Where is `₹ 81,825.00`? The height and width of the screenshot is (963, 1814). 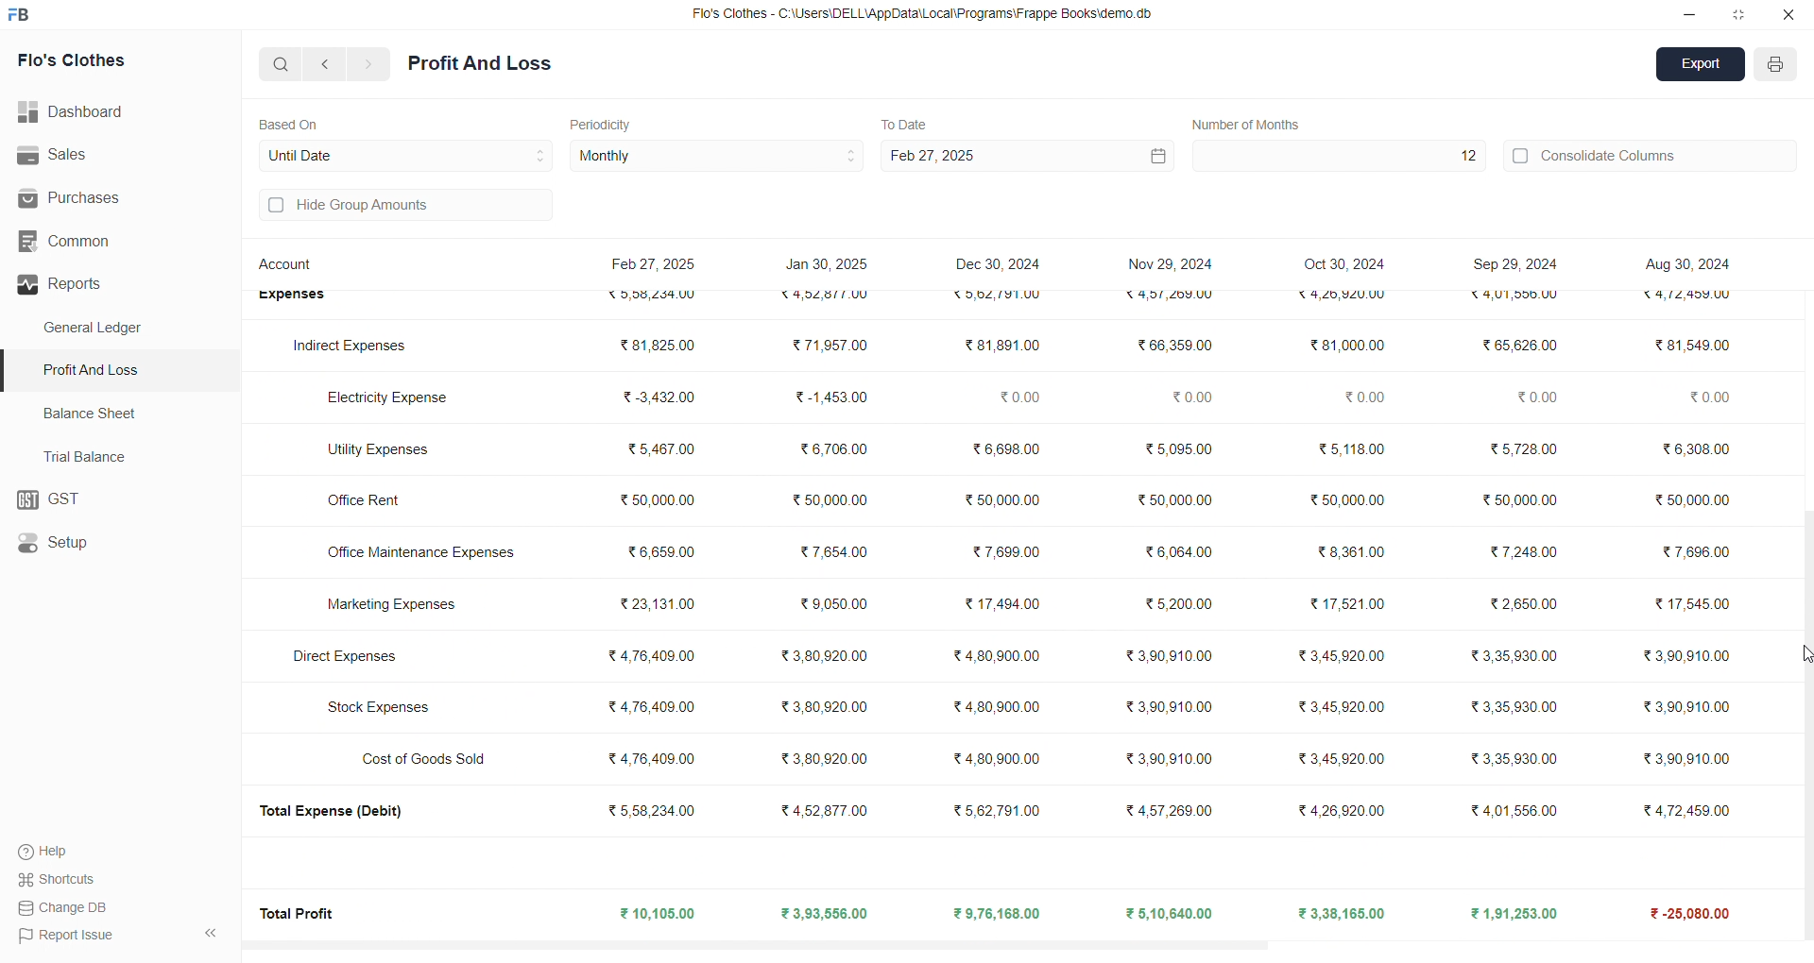 ₹ 81,825.00 is located at coordinates (653, 345).